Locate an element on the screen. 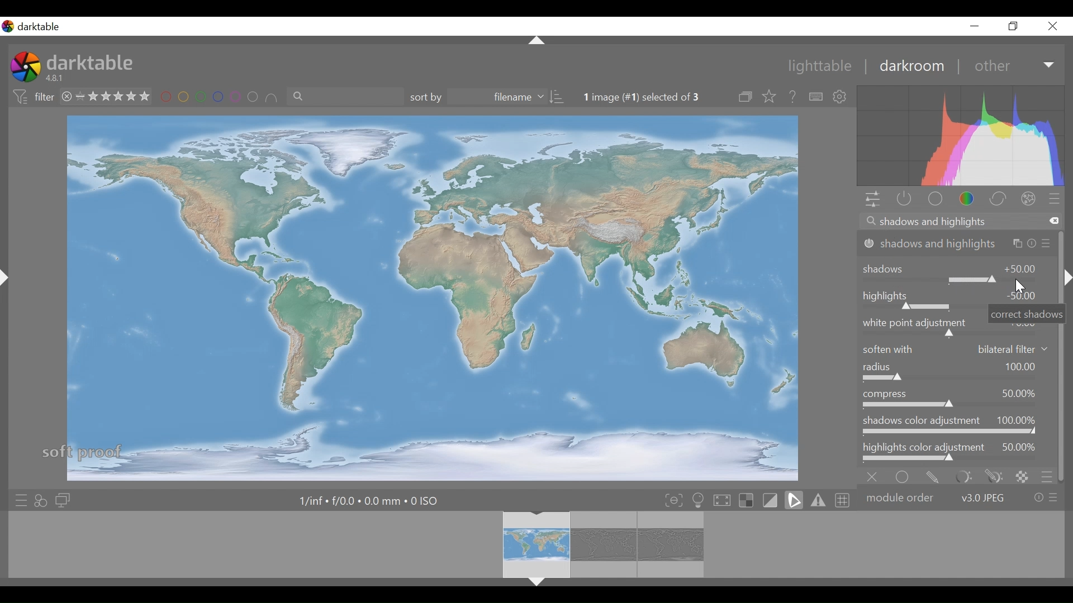 The image size is (1073, 603). toggle display indication is located at coordinates (772, 500).